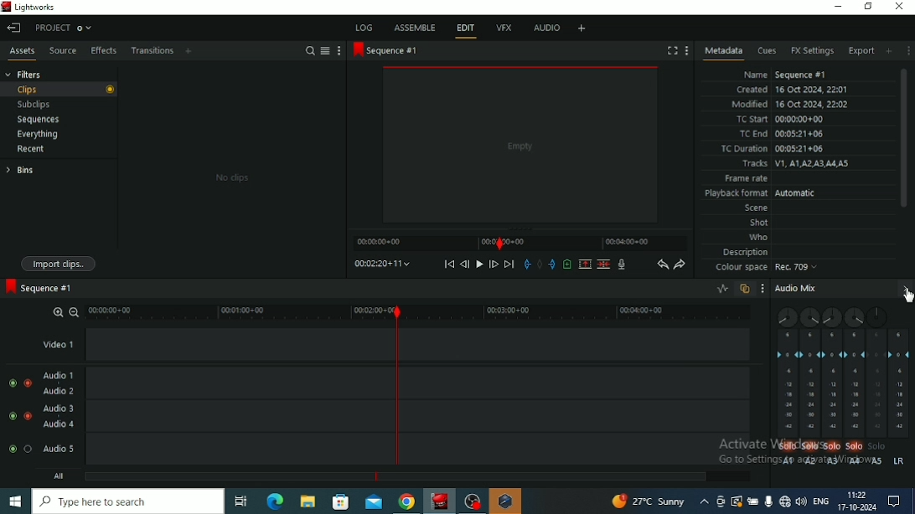 The height and width of the screenshot is (514, 915). Describe the element at coordinates (831, 317) in the screenshot. I see `Adjust` at that location.